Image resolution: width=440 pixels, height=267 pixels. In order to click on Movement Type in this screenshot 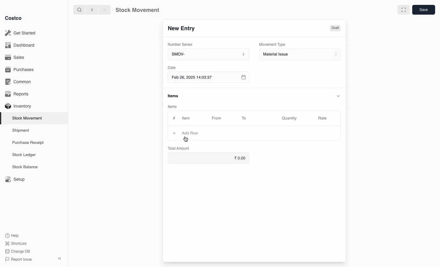, I will do `click(273, 44)`.